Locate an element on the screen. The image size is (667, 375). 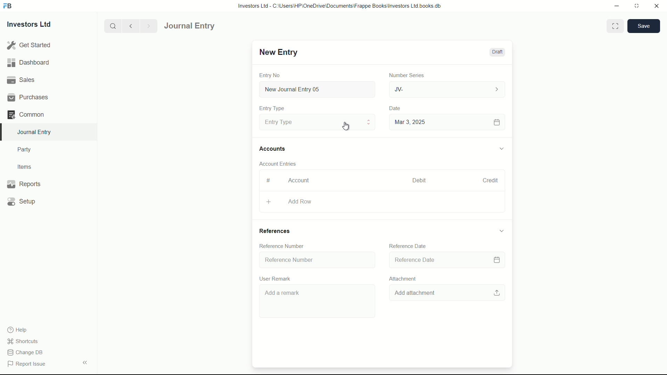
Date is located at coordinates (396, 108).